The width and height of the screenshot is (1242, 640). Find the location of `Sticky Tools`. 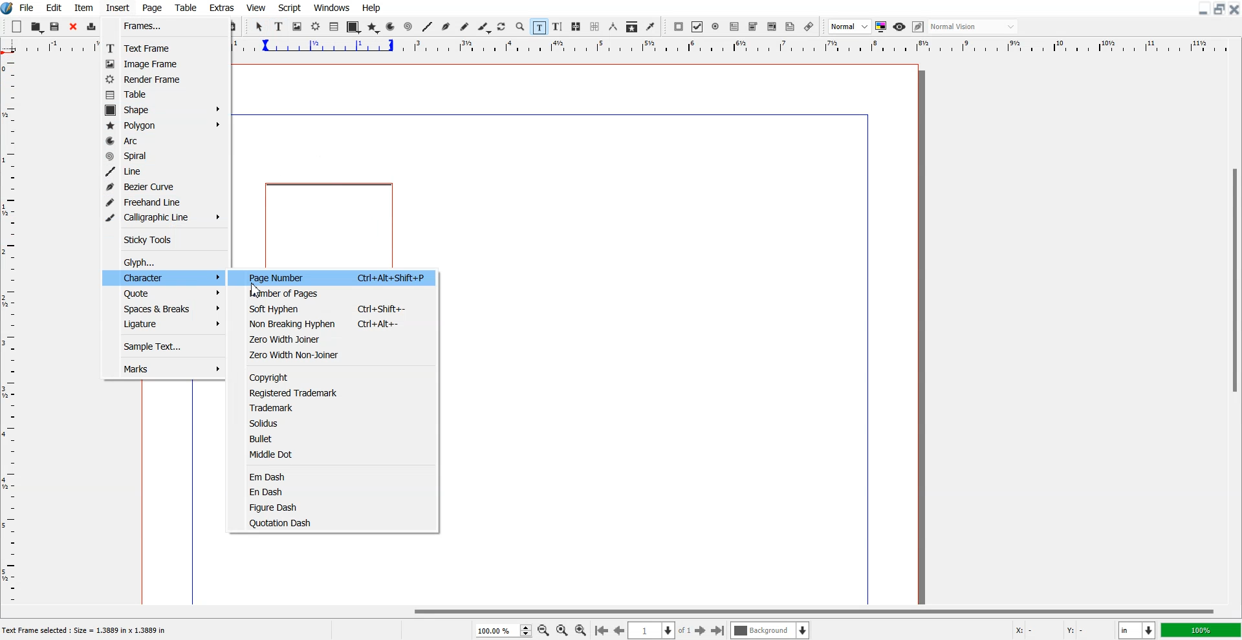

Sticky Tools is located at coordinates (164, 239).